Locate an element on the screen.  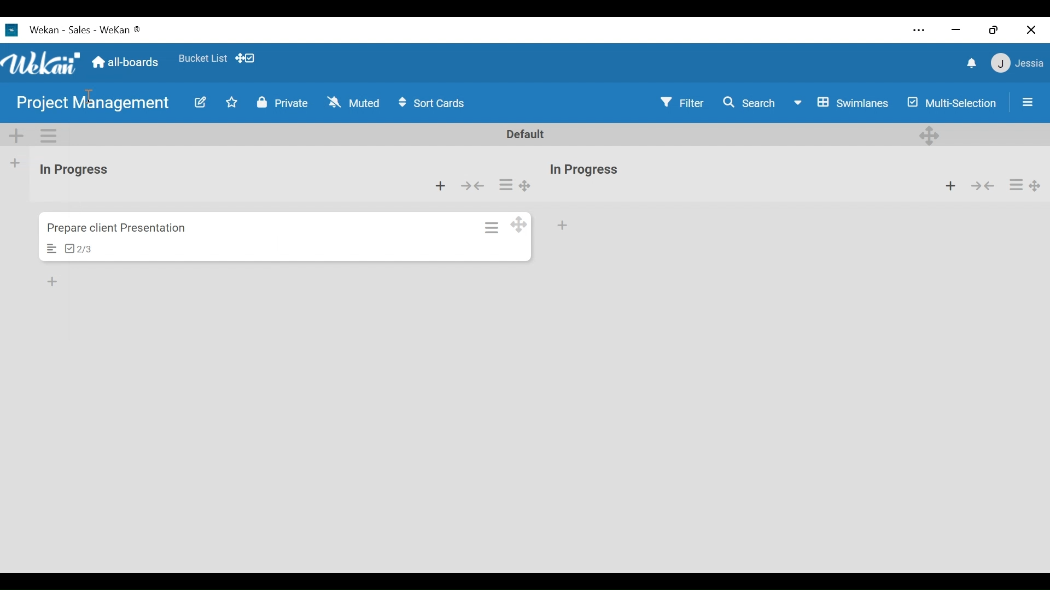
Member is located at coordinates (1018, 63).